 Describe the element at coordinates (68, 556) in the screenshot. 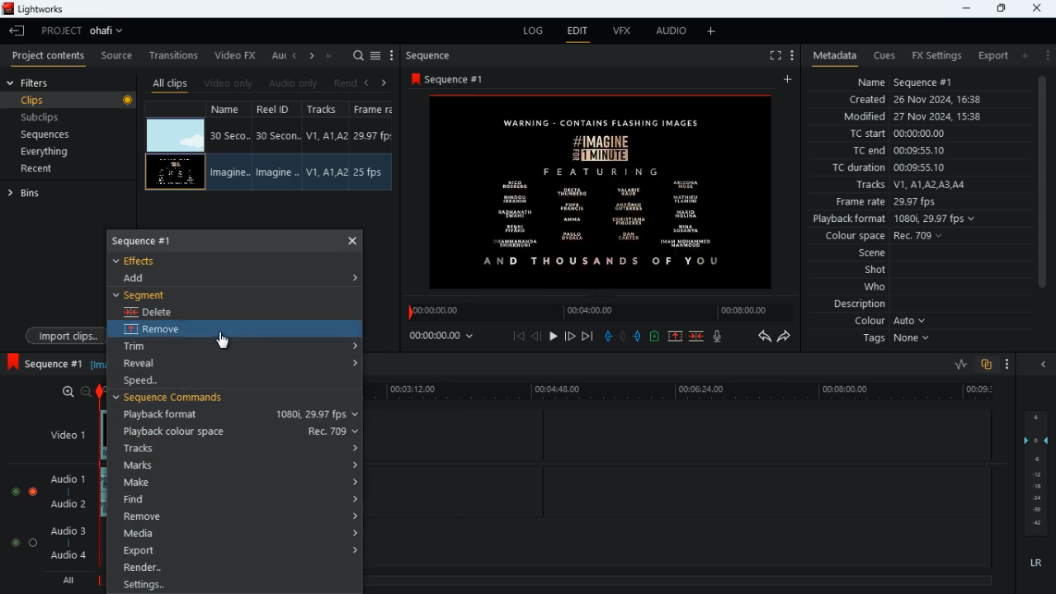

I see `Audio 4` at that location.